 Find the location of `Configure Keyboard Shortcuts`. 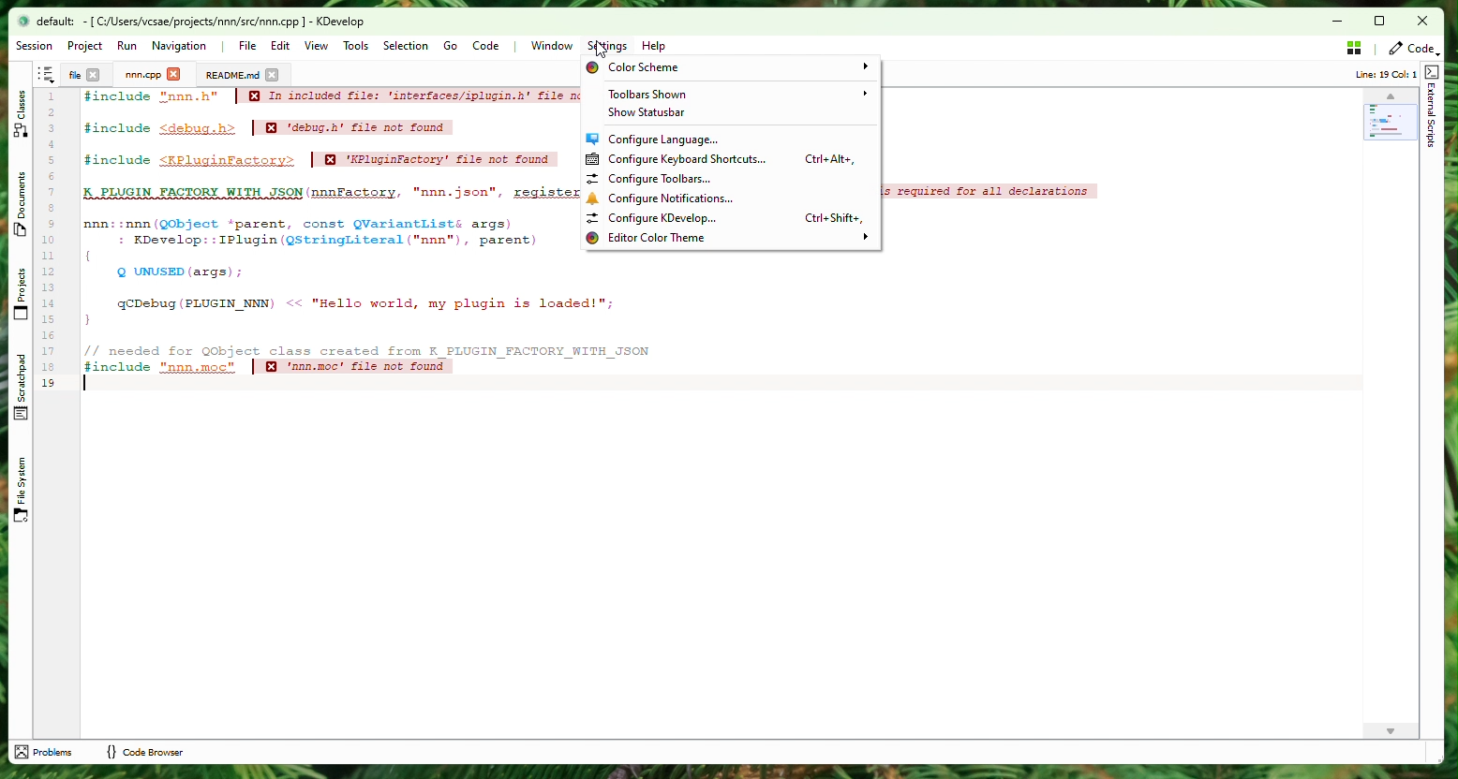

Configure Keyboard Shortcuts is located at coordinates (729, 159).